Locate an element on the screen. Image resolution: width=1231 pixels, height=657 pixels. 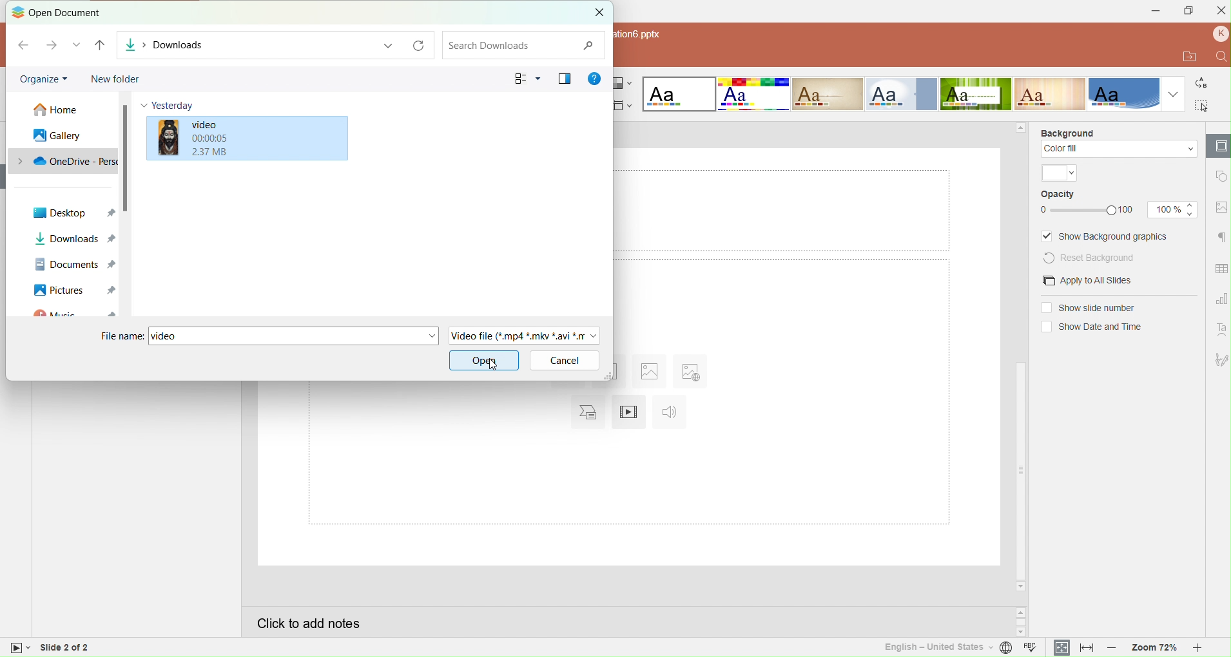
Cancel is located at coordinates (563, 361).